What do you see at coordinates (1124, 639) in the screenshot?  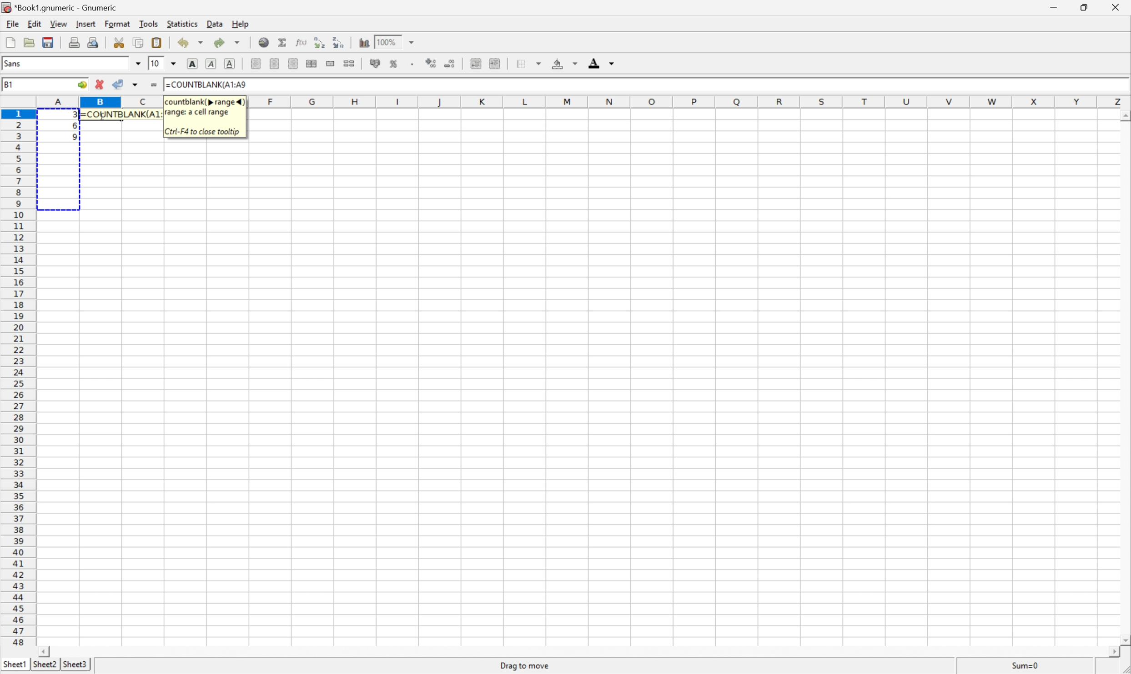 I see `Scroll Down` at bounding box center [1124, 639].